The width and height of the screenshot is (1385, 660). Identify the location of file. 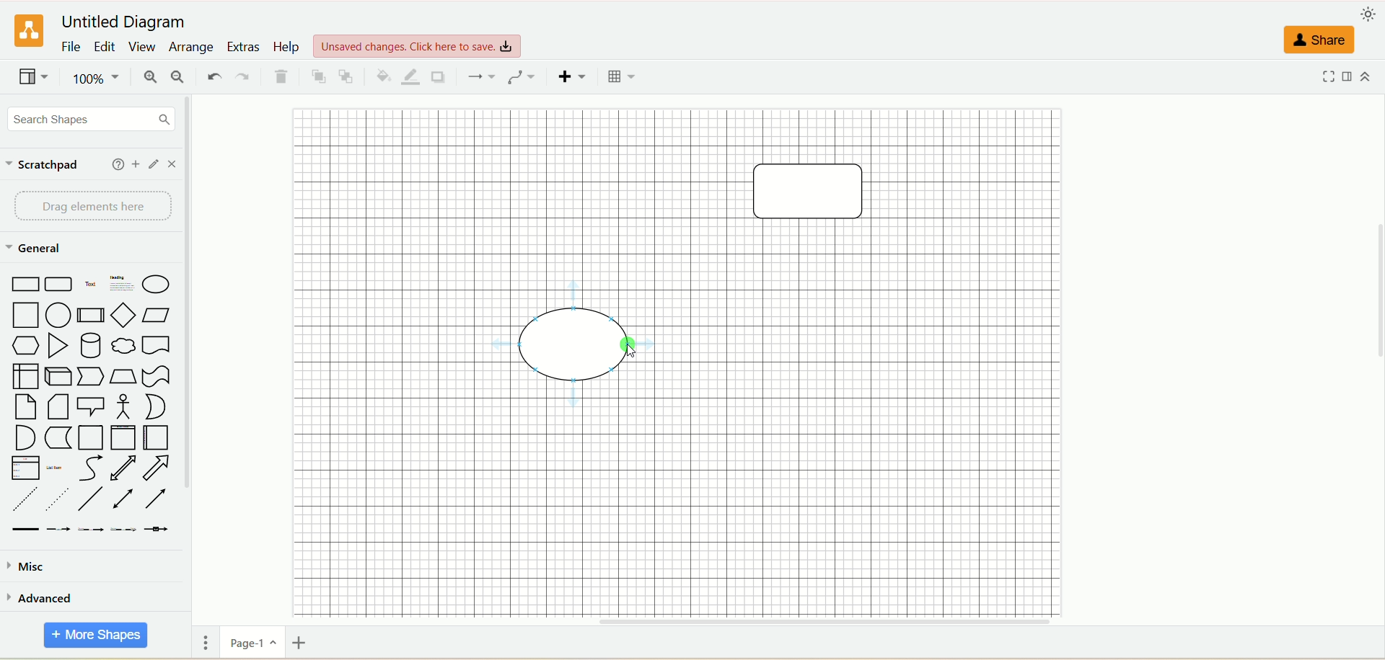
(70, 48).